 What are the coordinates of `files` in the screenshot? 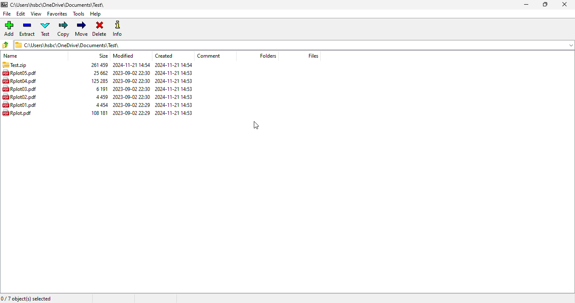 It's located at (313, 56).